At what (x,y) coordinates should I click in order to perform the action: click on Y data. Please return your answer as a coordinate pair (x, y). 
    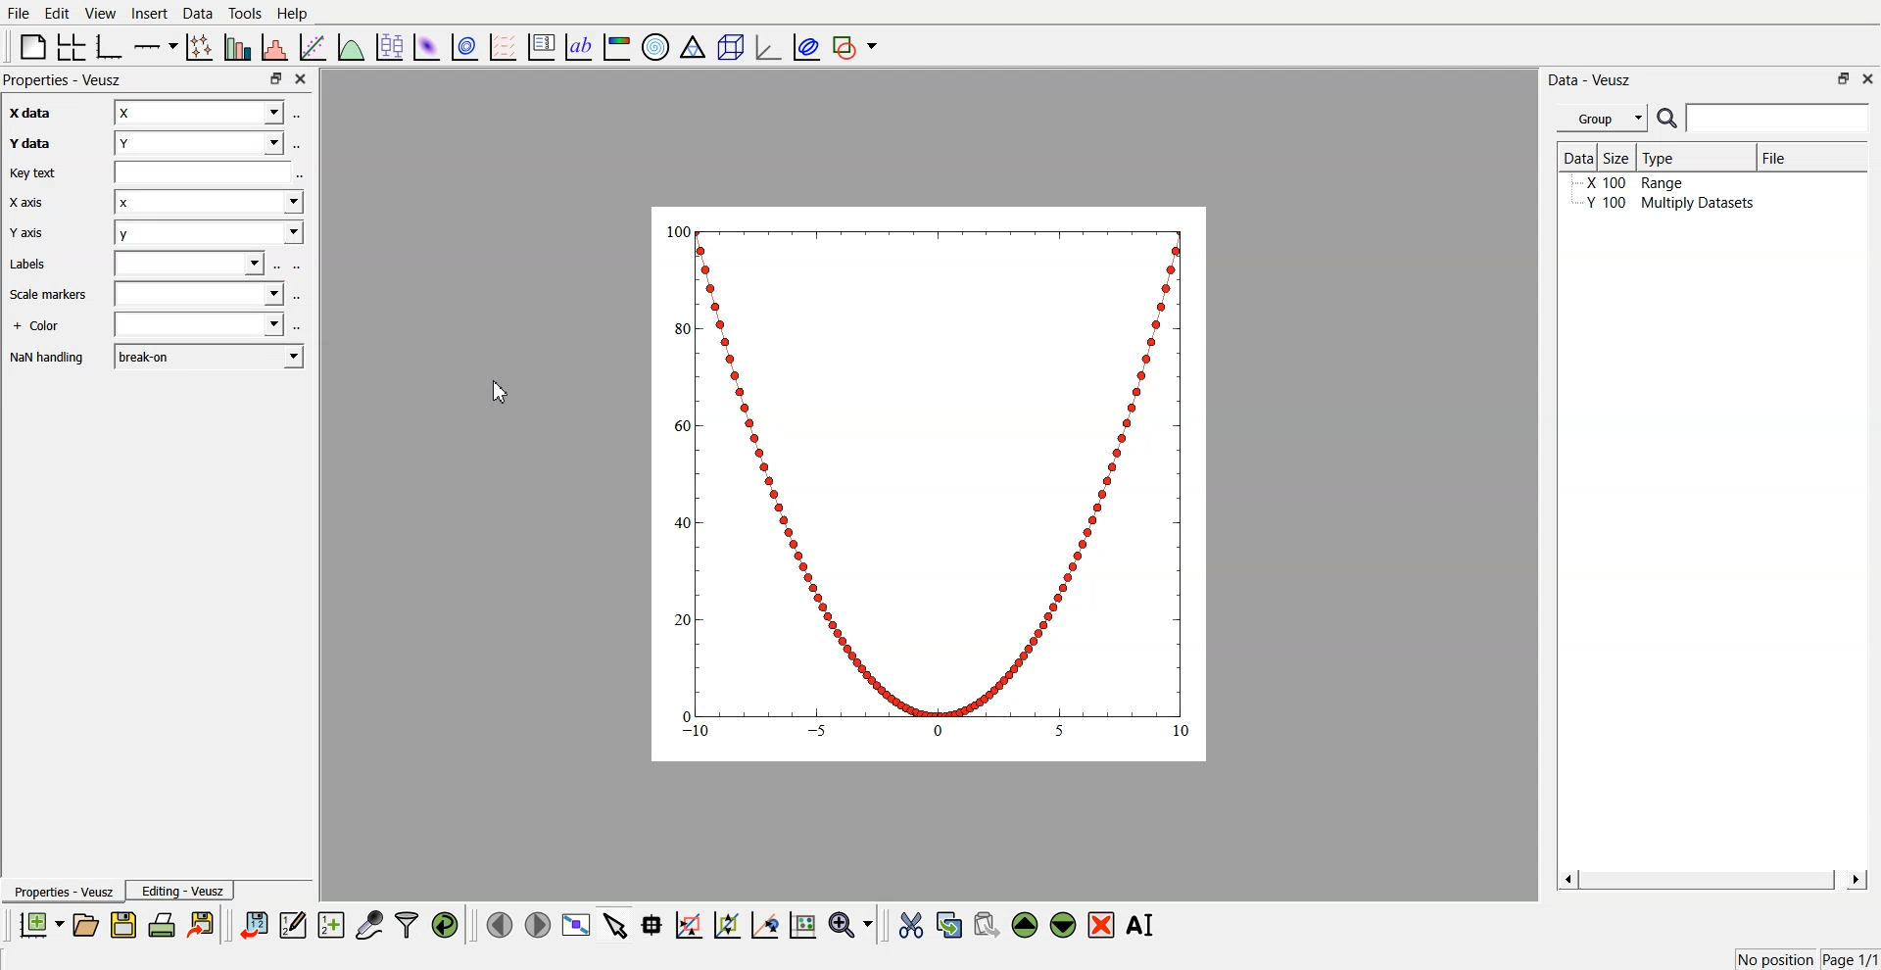
    Looking at the image, I should click on (34, 143).